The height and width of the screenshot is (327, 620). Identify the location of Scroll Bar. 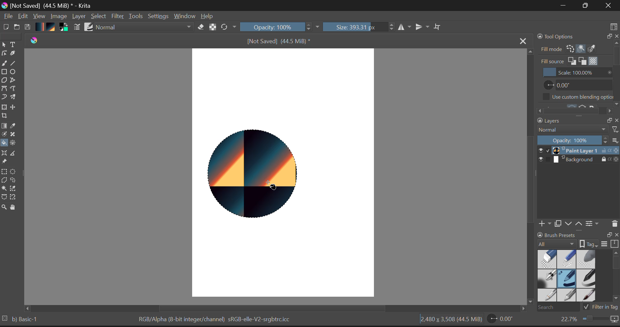
(278, 308).